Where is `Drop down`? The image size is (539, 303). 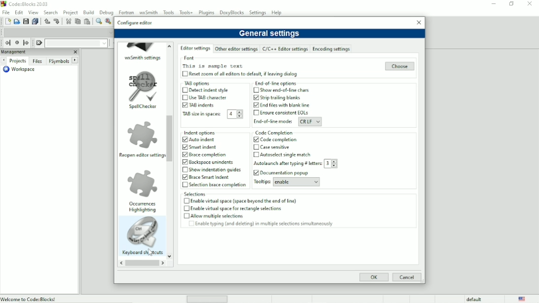 Drop down is located at coordinates (104, 43).